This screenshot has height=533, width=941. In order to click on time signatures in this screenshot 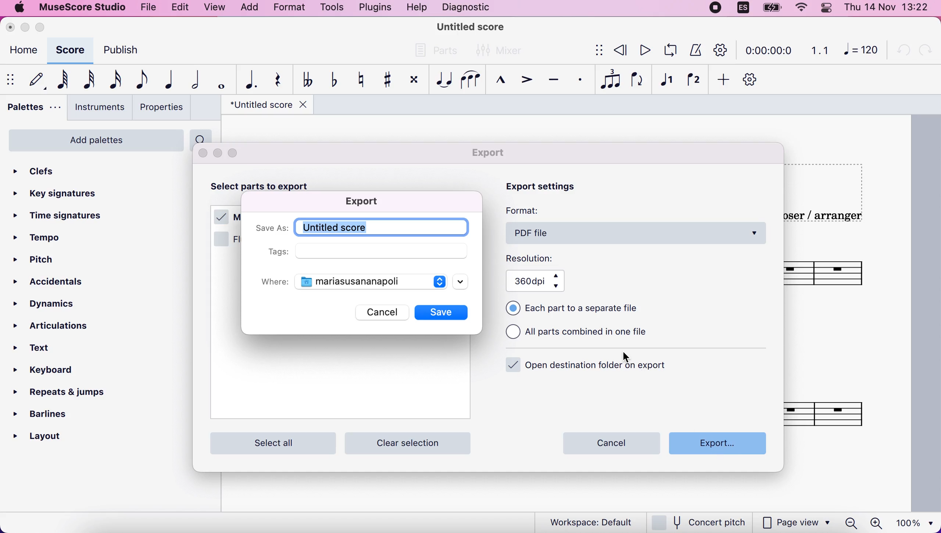, I will do `click(70, 216)`.